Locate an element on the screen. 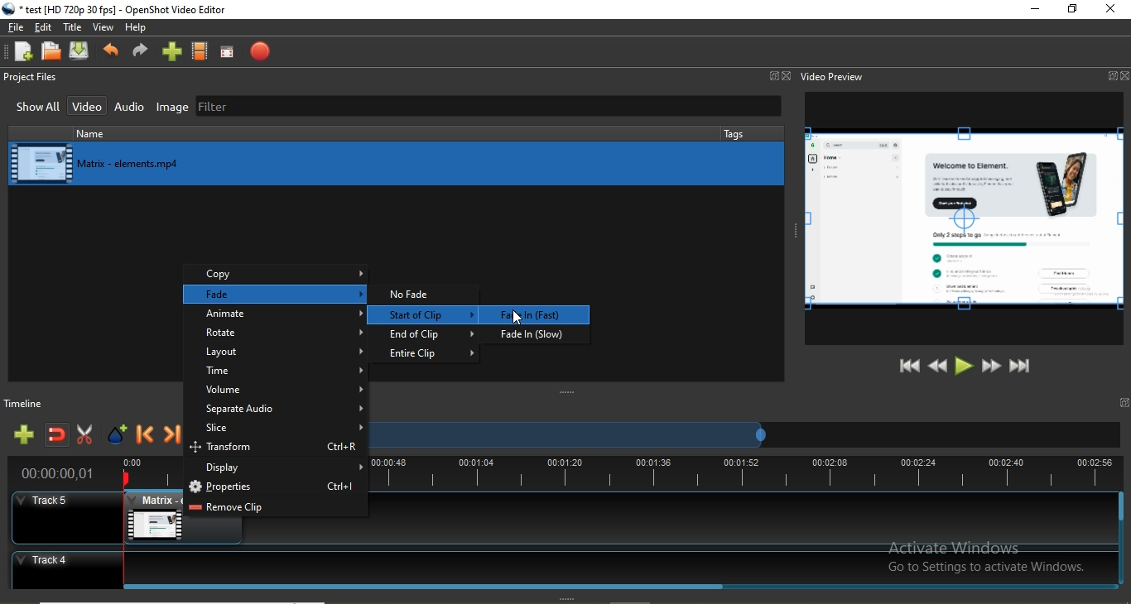 The image size is (1131, 604). Save project  is located at coordinates (83, 52).